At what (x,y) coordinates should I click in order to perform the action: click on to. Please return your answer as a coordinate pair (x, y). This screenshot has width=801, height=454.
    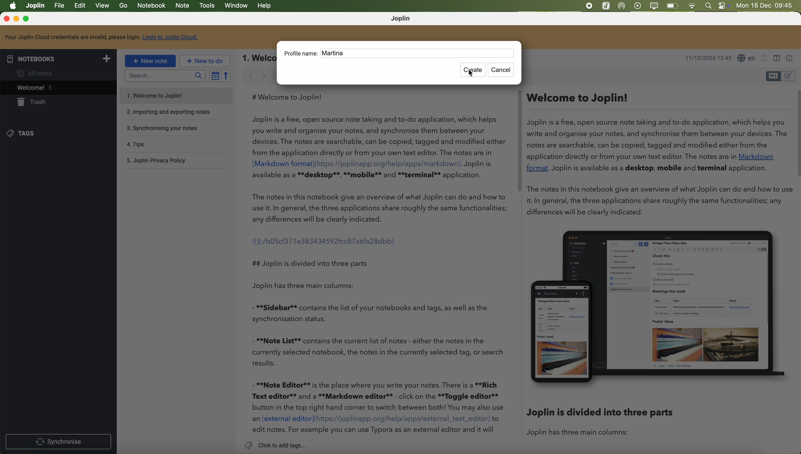
    Looking at the image, I should click on (496, 419).